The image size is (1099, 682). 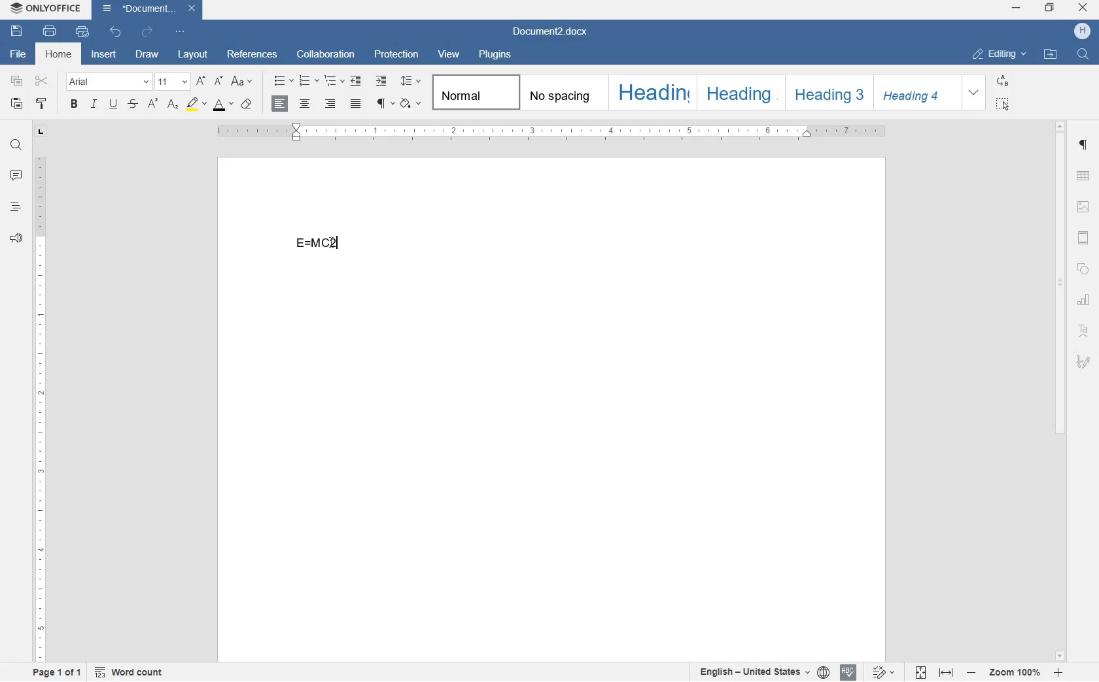 I want to click on feedback & support, so click(x=16, y=238).